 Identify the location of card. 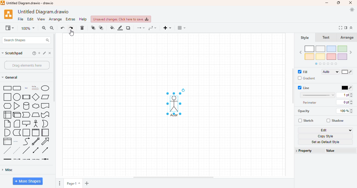
(17, 124).